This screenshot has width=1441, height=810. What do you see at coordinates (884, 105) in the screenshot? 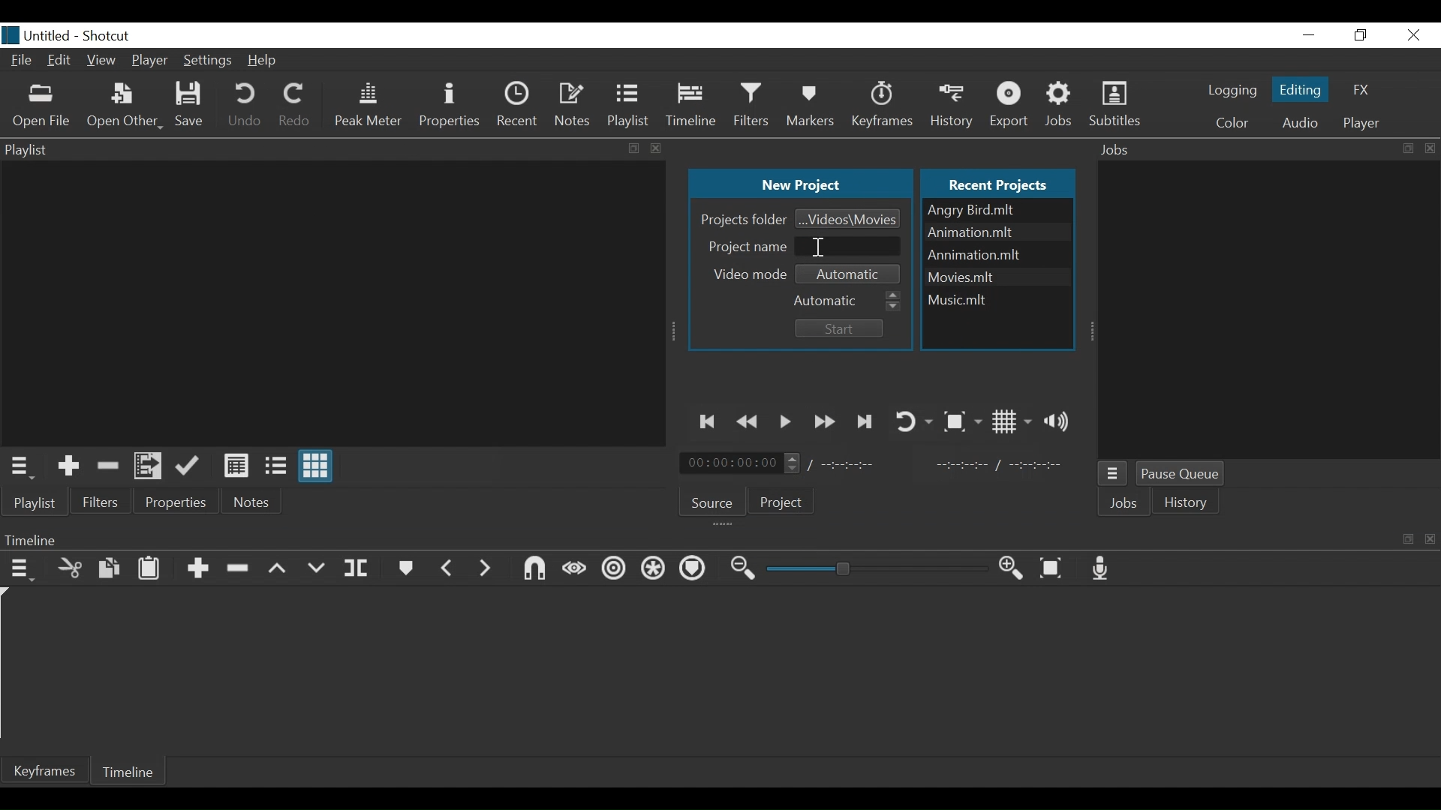
I see `Keyframe` at bounding box center [884, 105].